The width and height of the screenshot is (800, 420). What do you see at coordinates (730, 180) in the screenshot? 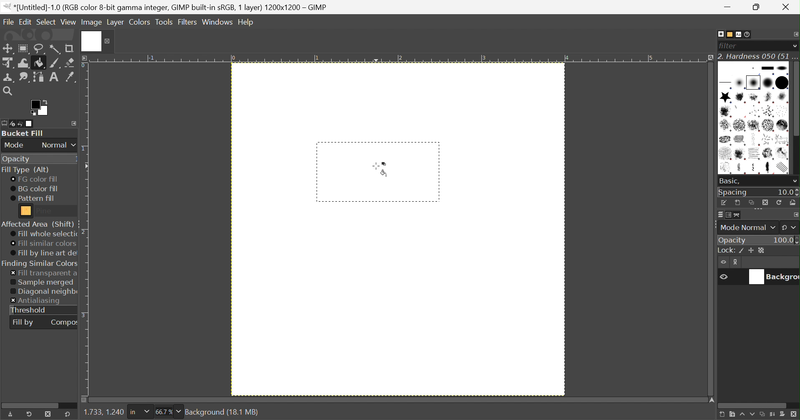
I see `Basic,` at bounding box center [730, 180].